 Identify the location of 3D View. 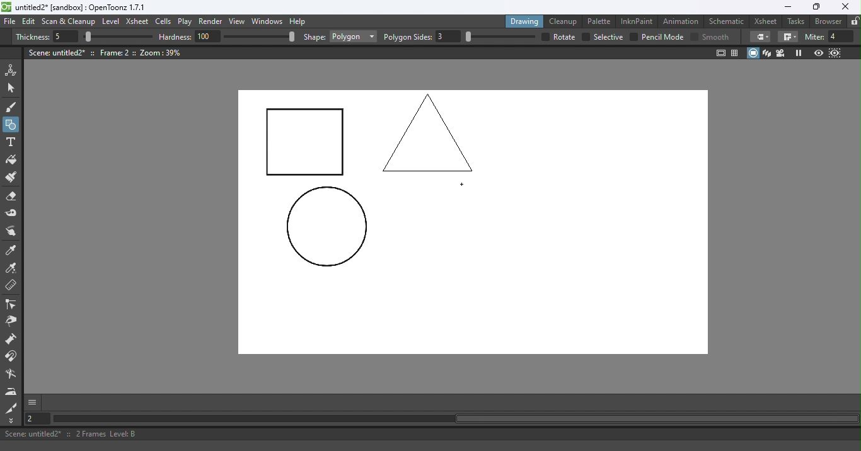
(768, 53).